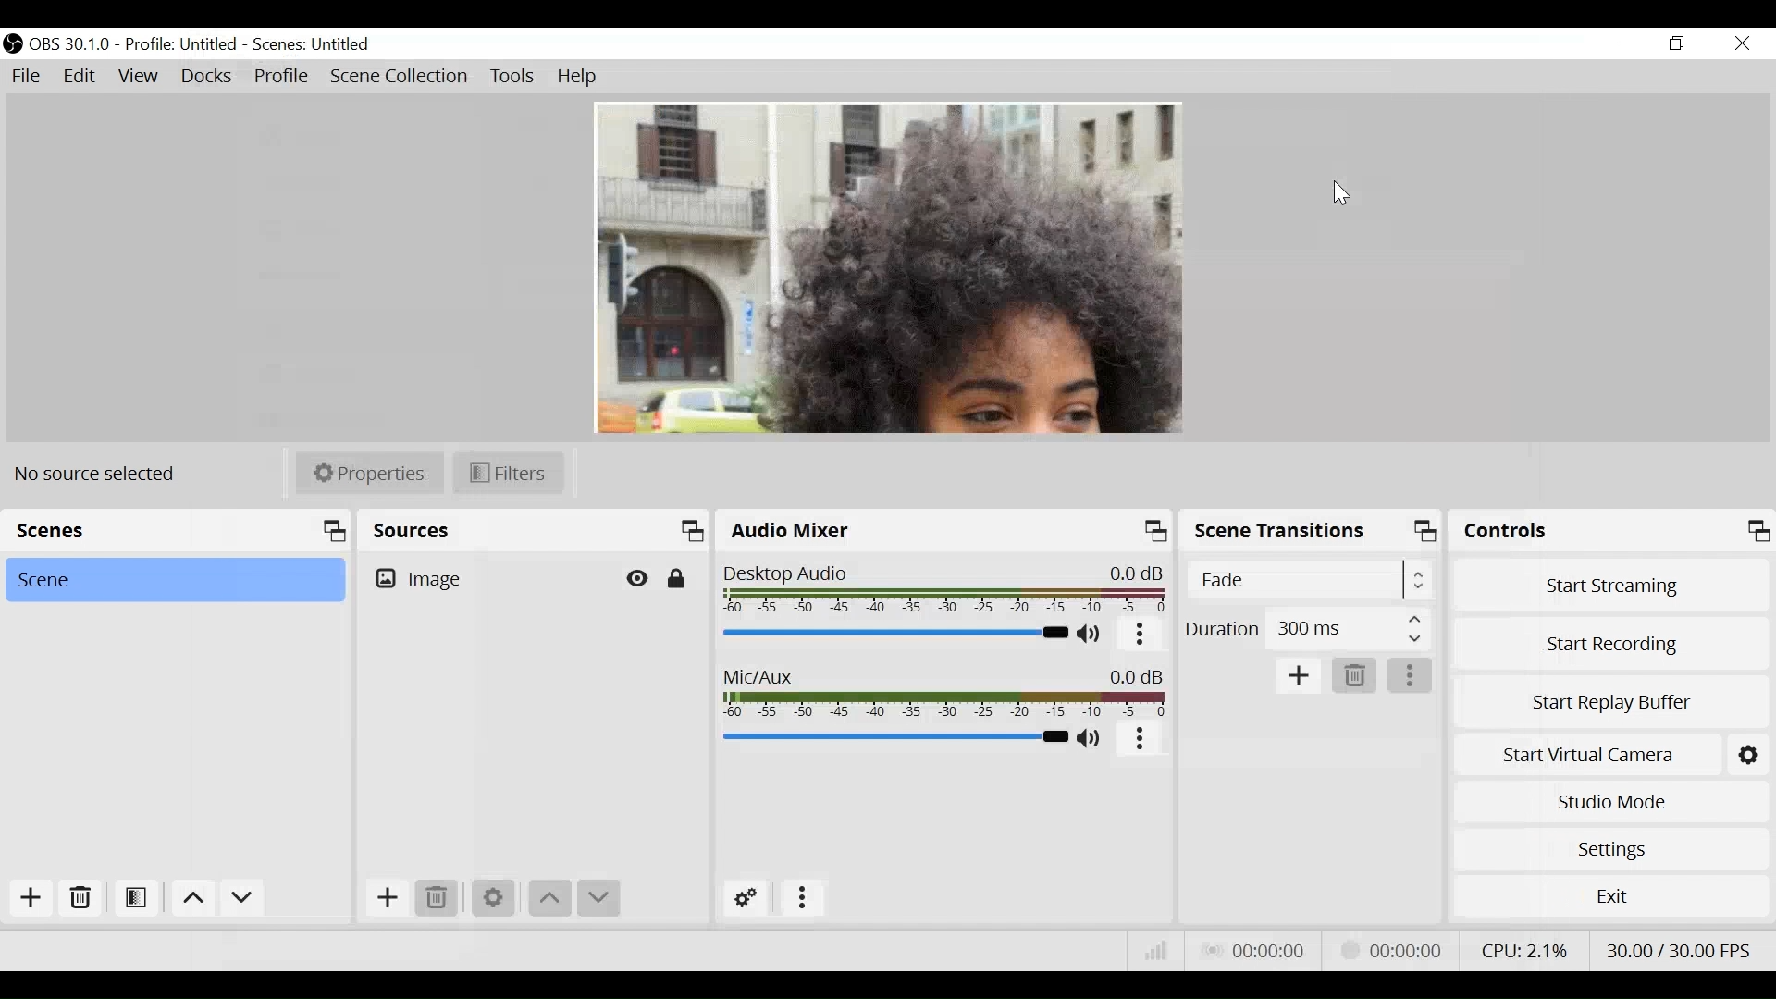  What do you see at coordinates (535, 533) in the screenshot?
I see `Sources` at bounding box center [535, 533].